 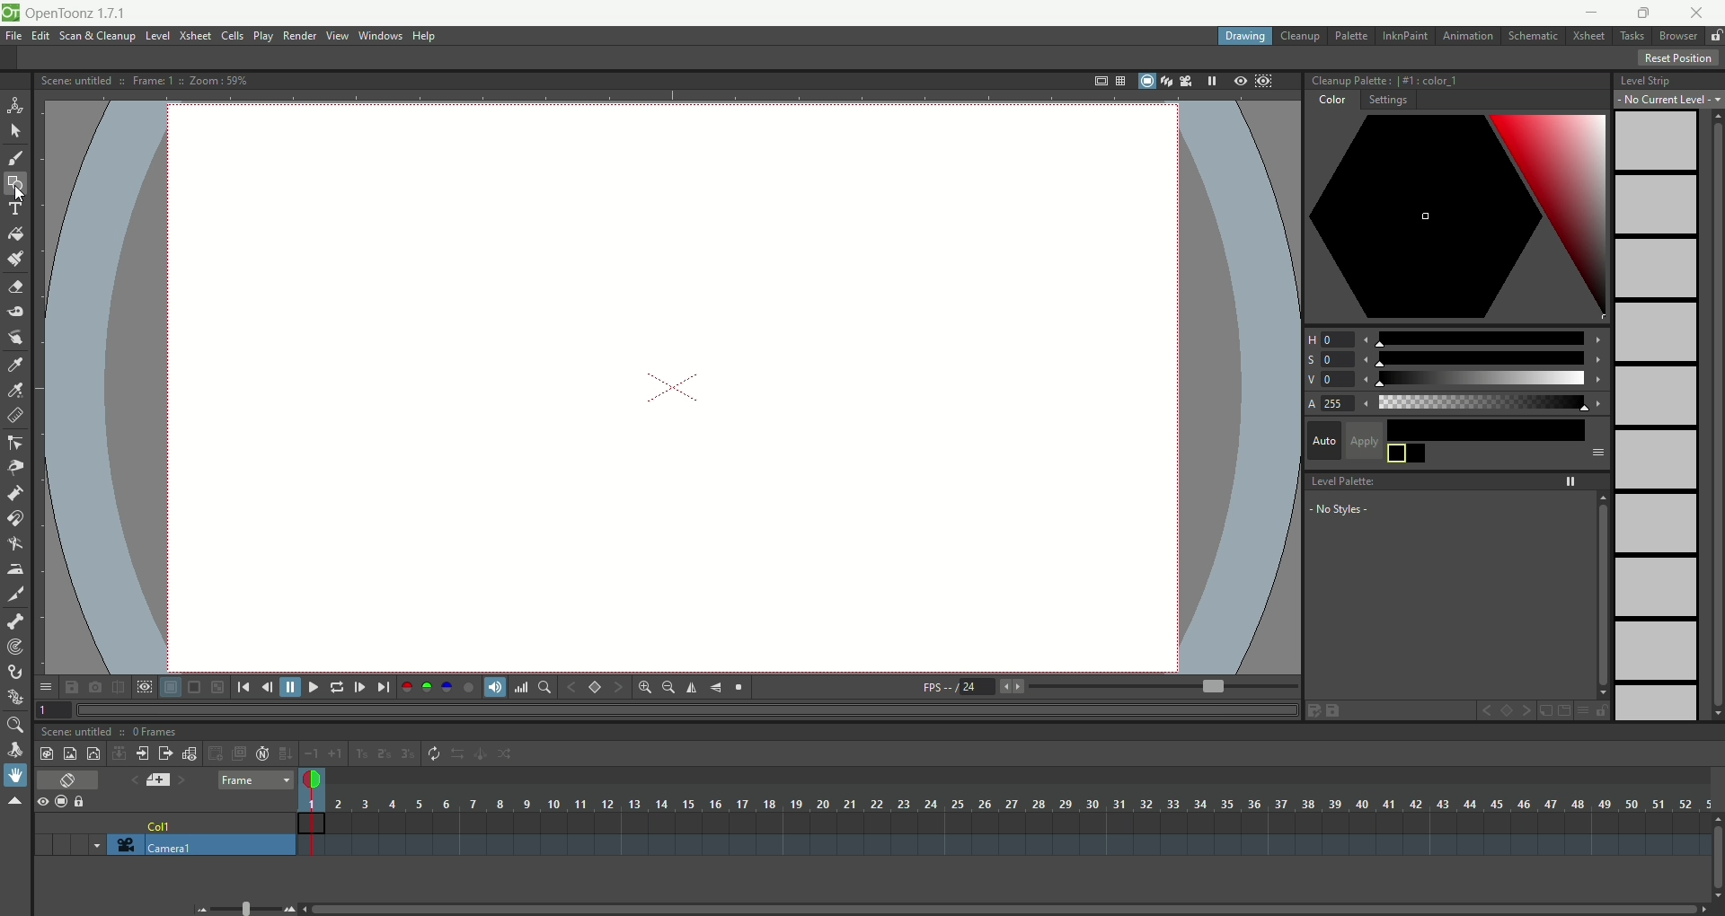 I want to click on cleanup palette, so click(x=1457, y=81).